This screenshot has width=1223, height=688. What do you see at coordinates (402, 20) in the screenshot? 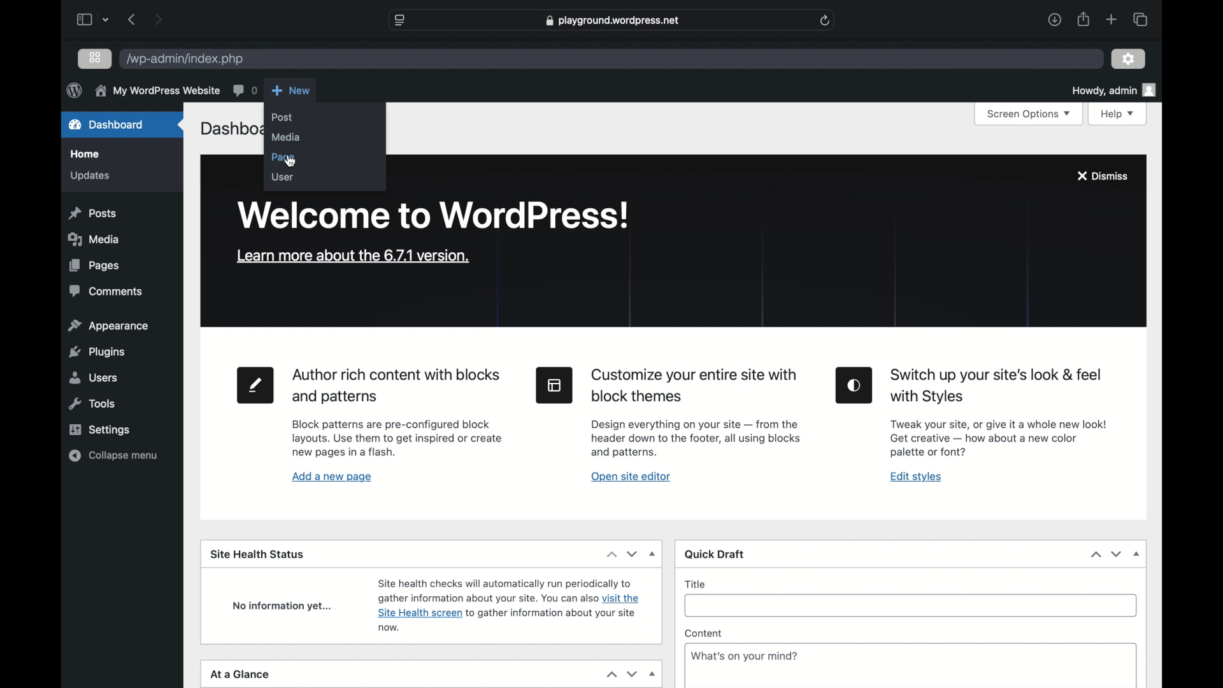
I see `website settings` at bounding box center [402, 20].